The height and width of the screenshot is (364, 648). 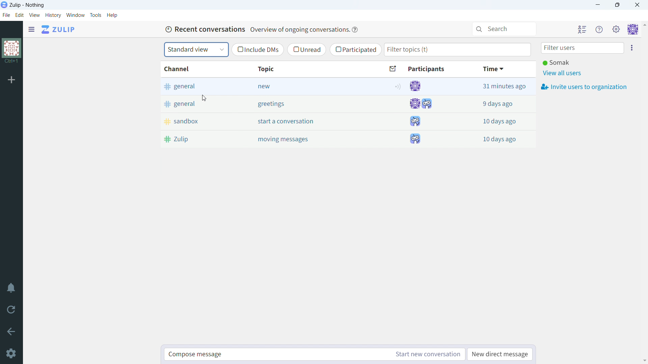 I want to click on close, so click(x=637, y=5).